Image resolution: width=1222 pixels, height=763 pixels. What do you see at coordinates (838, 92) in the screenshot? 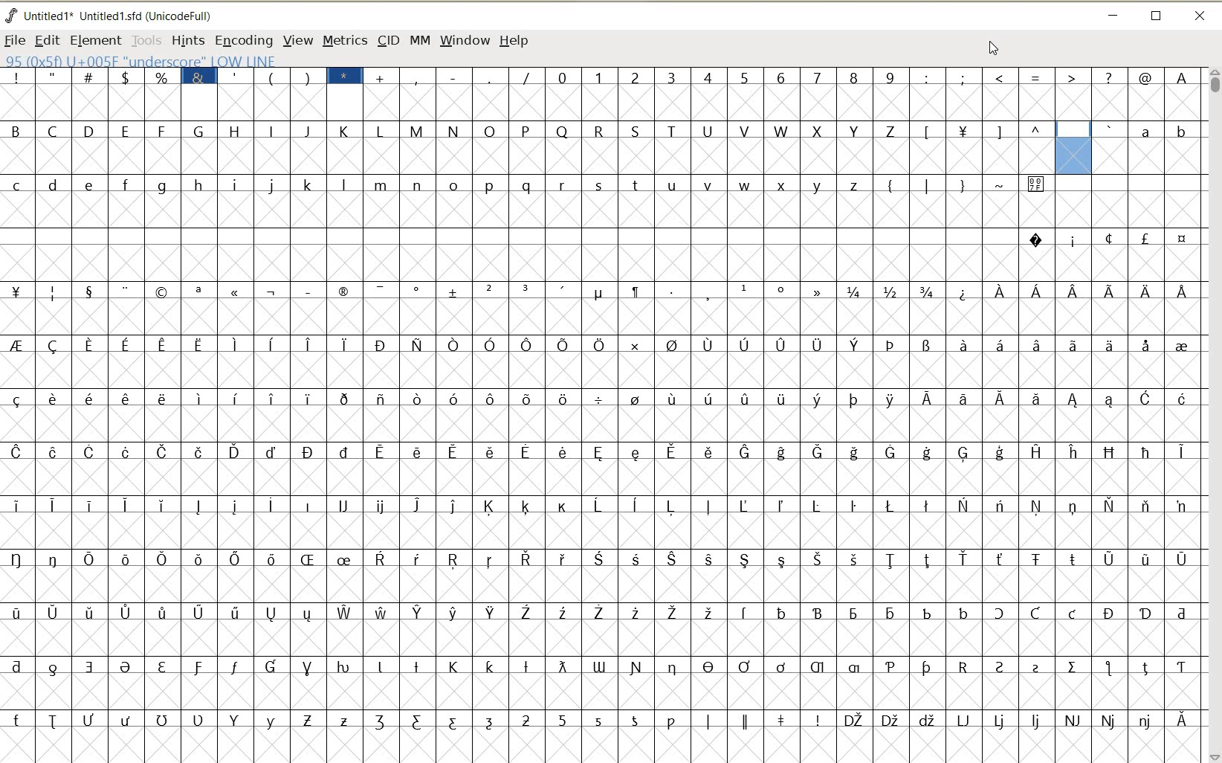
I see `GLYPHY CHARACTERS & NUMBERS` at bounding box center [838, 92].